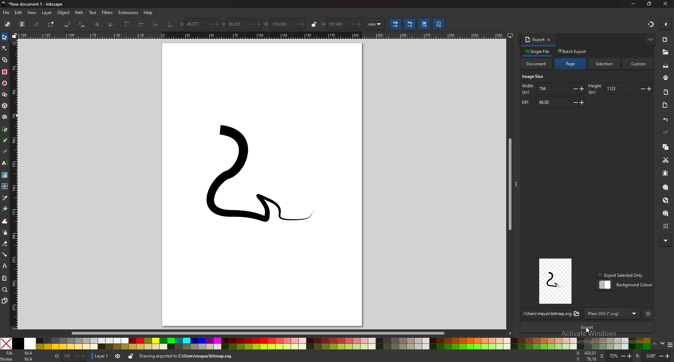  What do you see at coordinates (649, 4) in the screenshot?
I see `resize` at bounding box center [649, 4].